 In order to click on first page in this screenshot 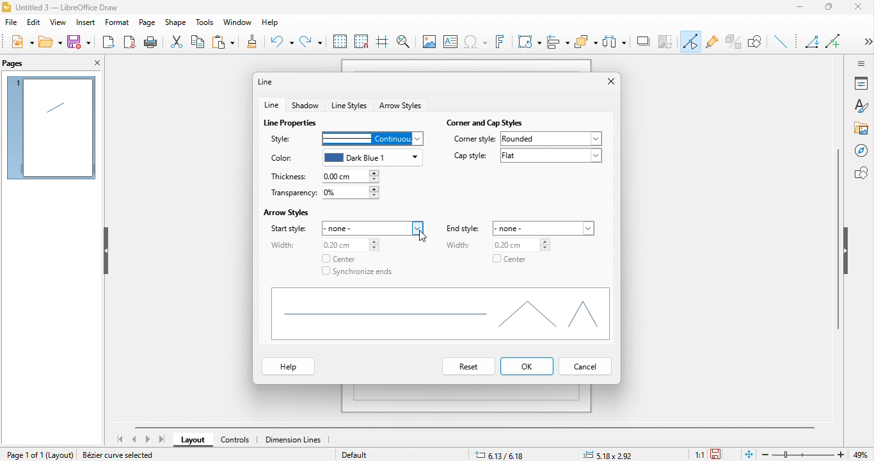, I will do `click(122, 439)`.